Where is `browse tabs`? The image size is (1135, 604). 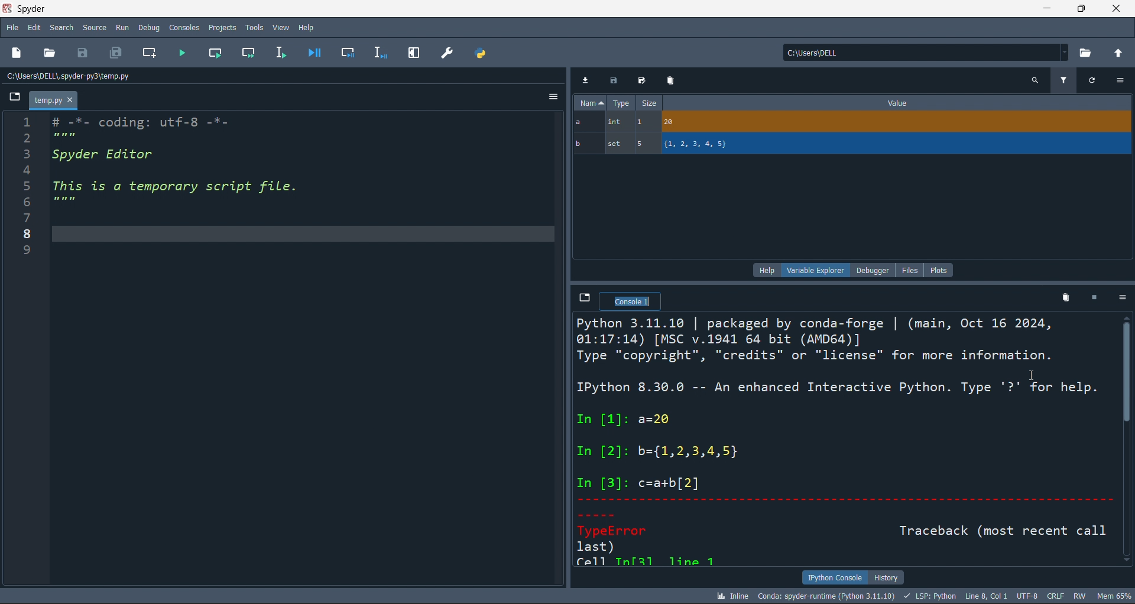
browse tabs is located at coordinates (583, 298).